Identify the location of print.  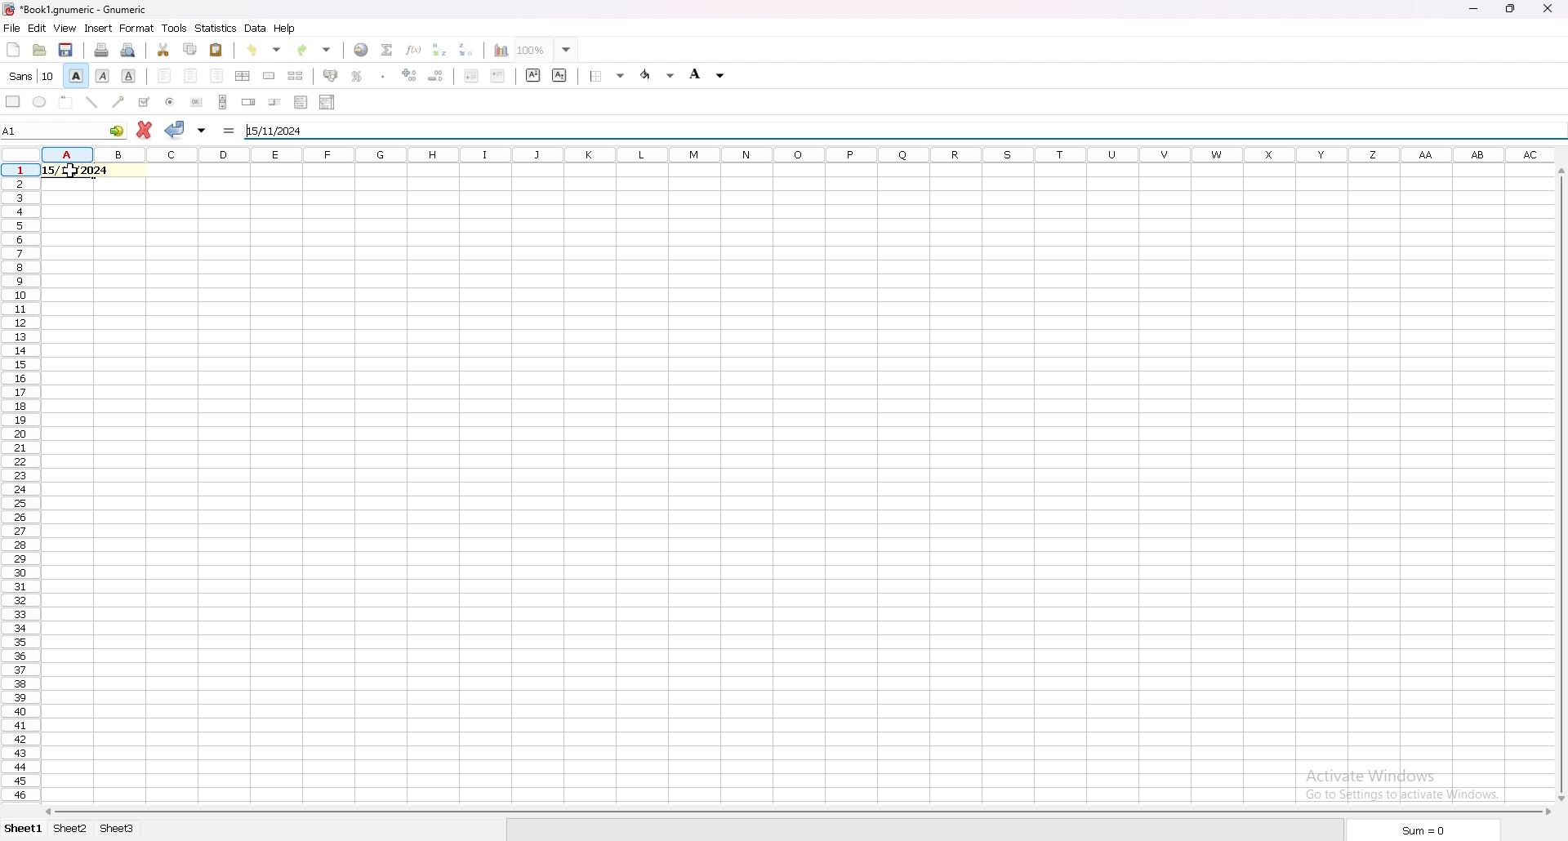
(101, 50).